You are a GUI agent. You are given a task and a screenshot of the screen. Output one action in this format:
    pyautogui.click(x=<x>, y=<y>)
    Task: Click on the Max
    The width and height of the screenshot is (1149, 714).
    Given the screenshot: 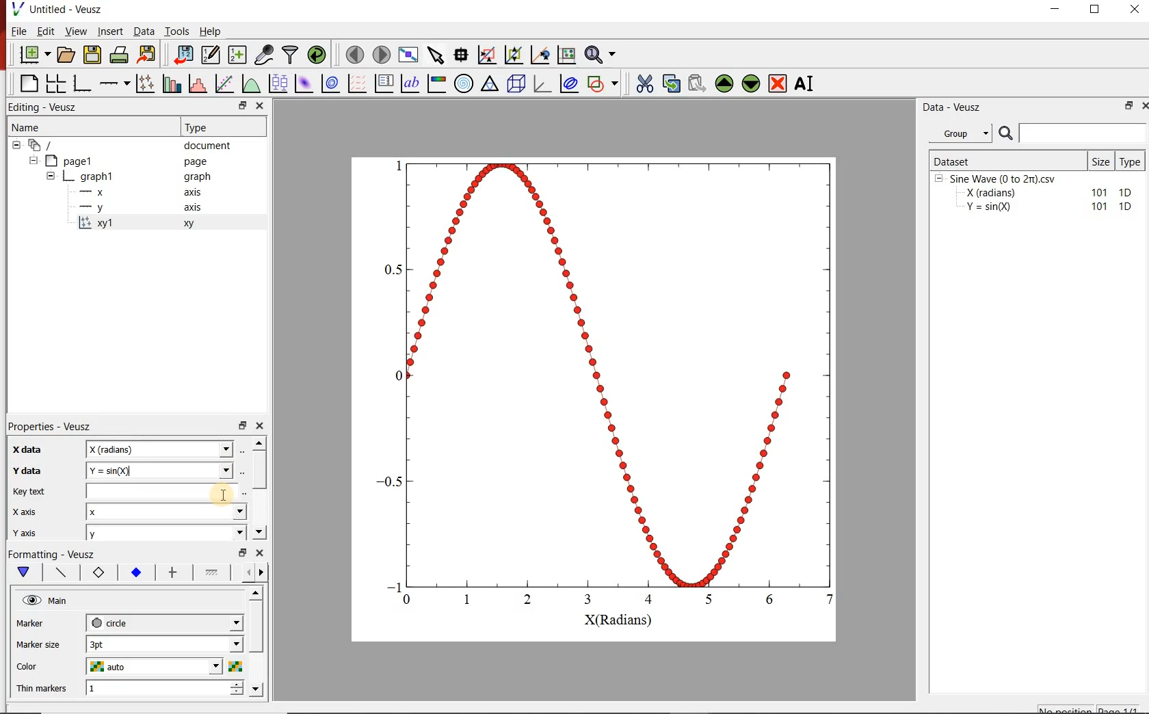 What is the action you would take?
    pyautogui.click(x=30, y=490)
    